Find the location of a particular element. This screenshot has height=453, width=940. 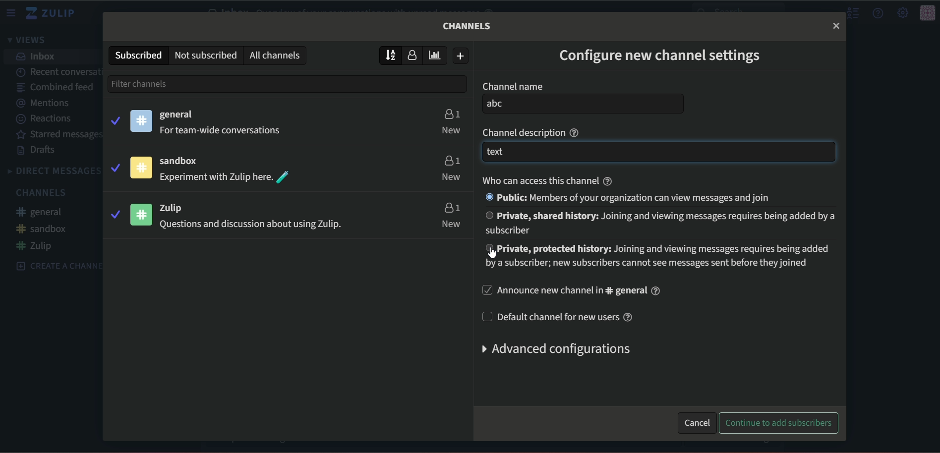

cursor is located at coordinates (487, 255).